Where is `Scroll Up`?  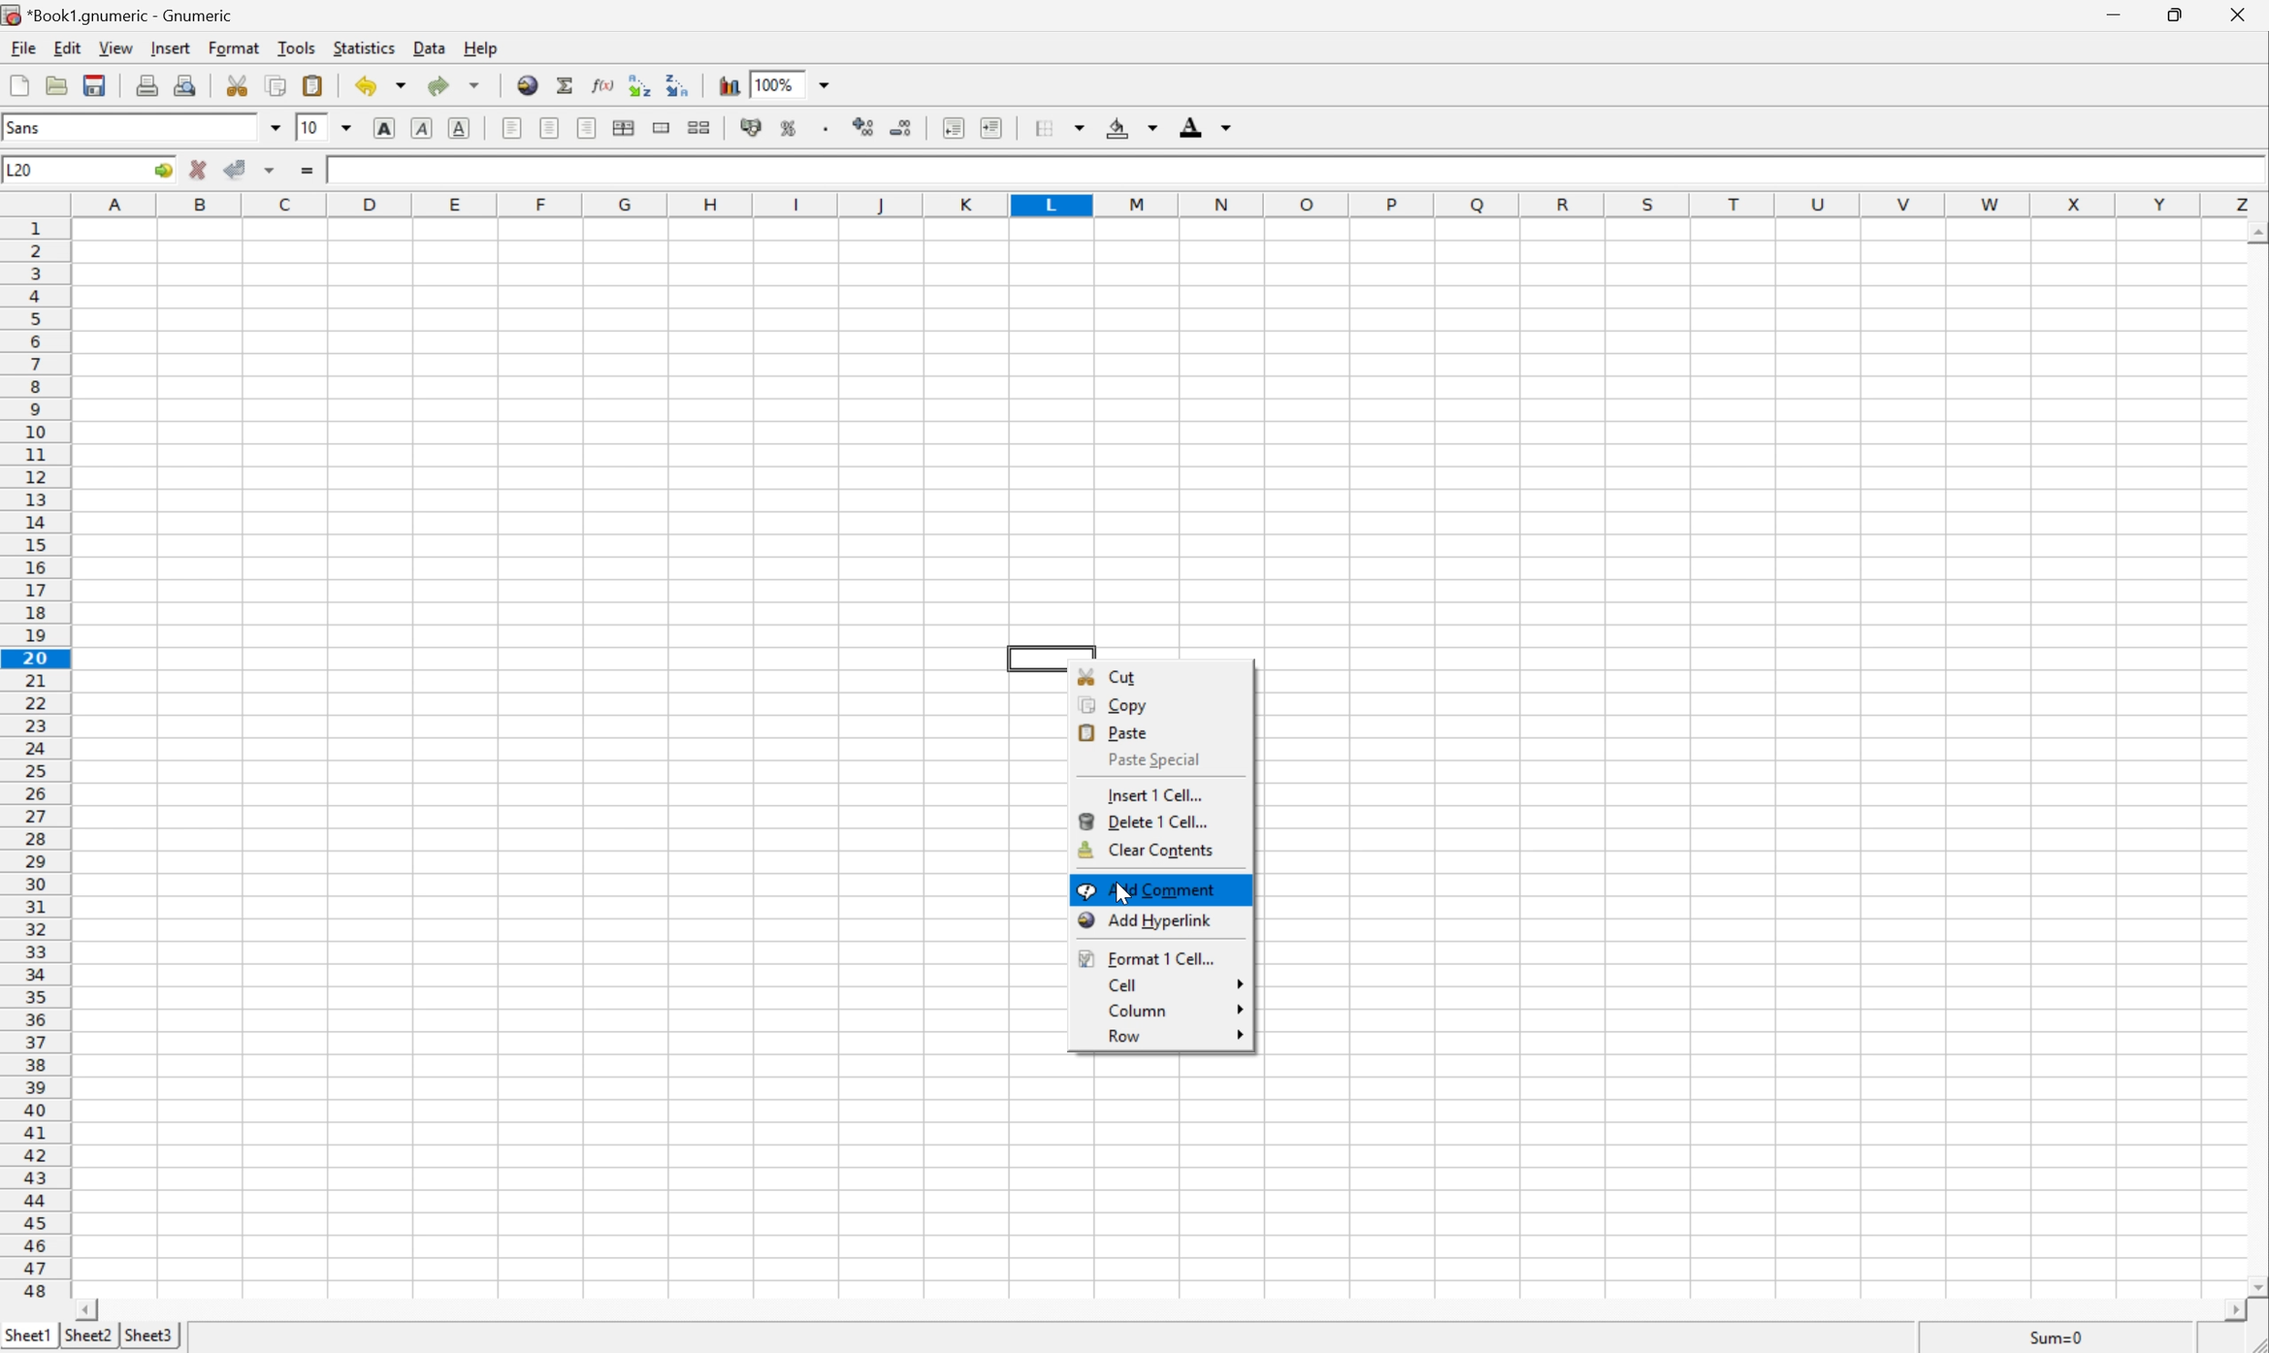
Scroll Up is located at coordinates (2254, 232).